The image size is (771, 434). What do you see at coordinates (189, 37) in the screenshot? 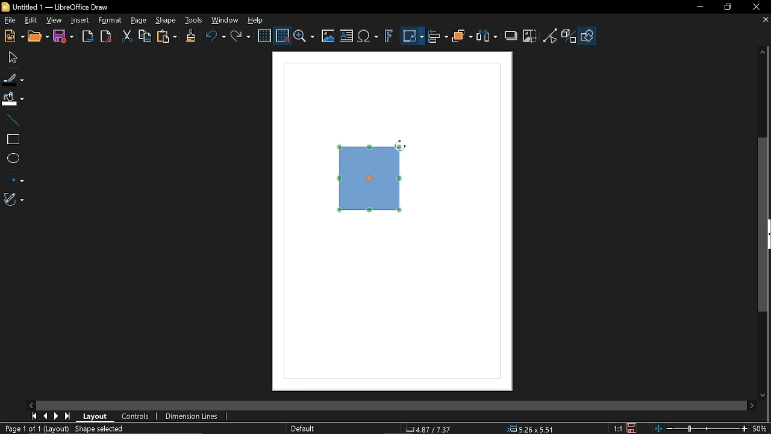
I see `Clone` at bounding box center [189, 37].